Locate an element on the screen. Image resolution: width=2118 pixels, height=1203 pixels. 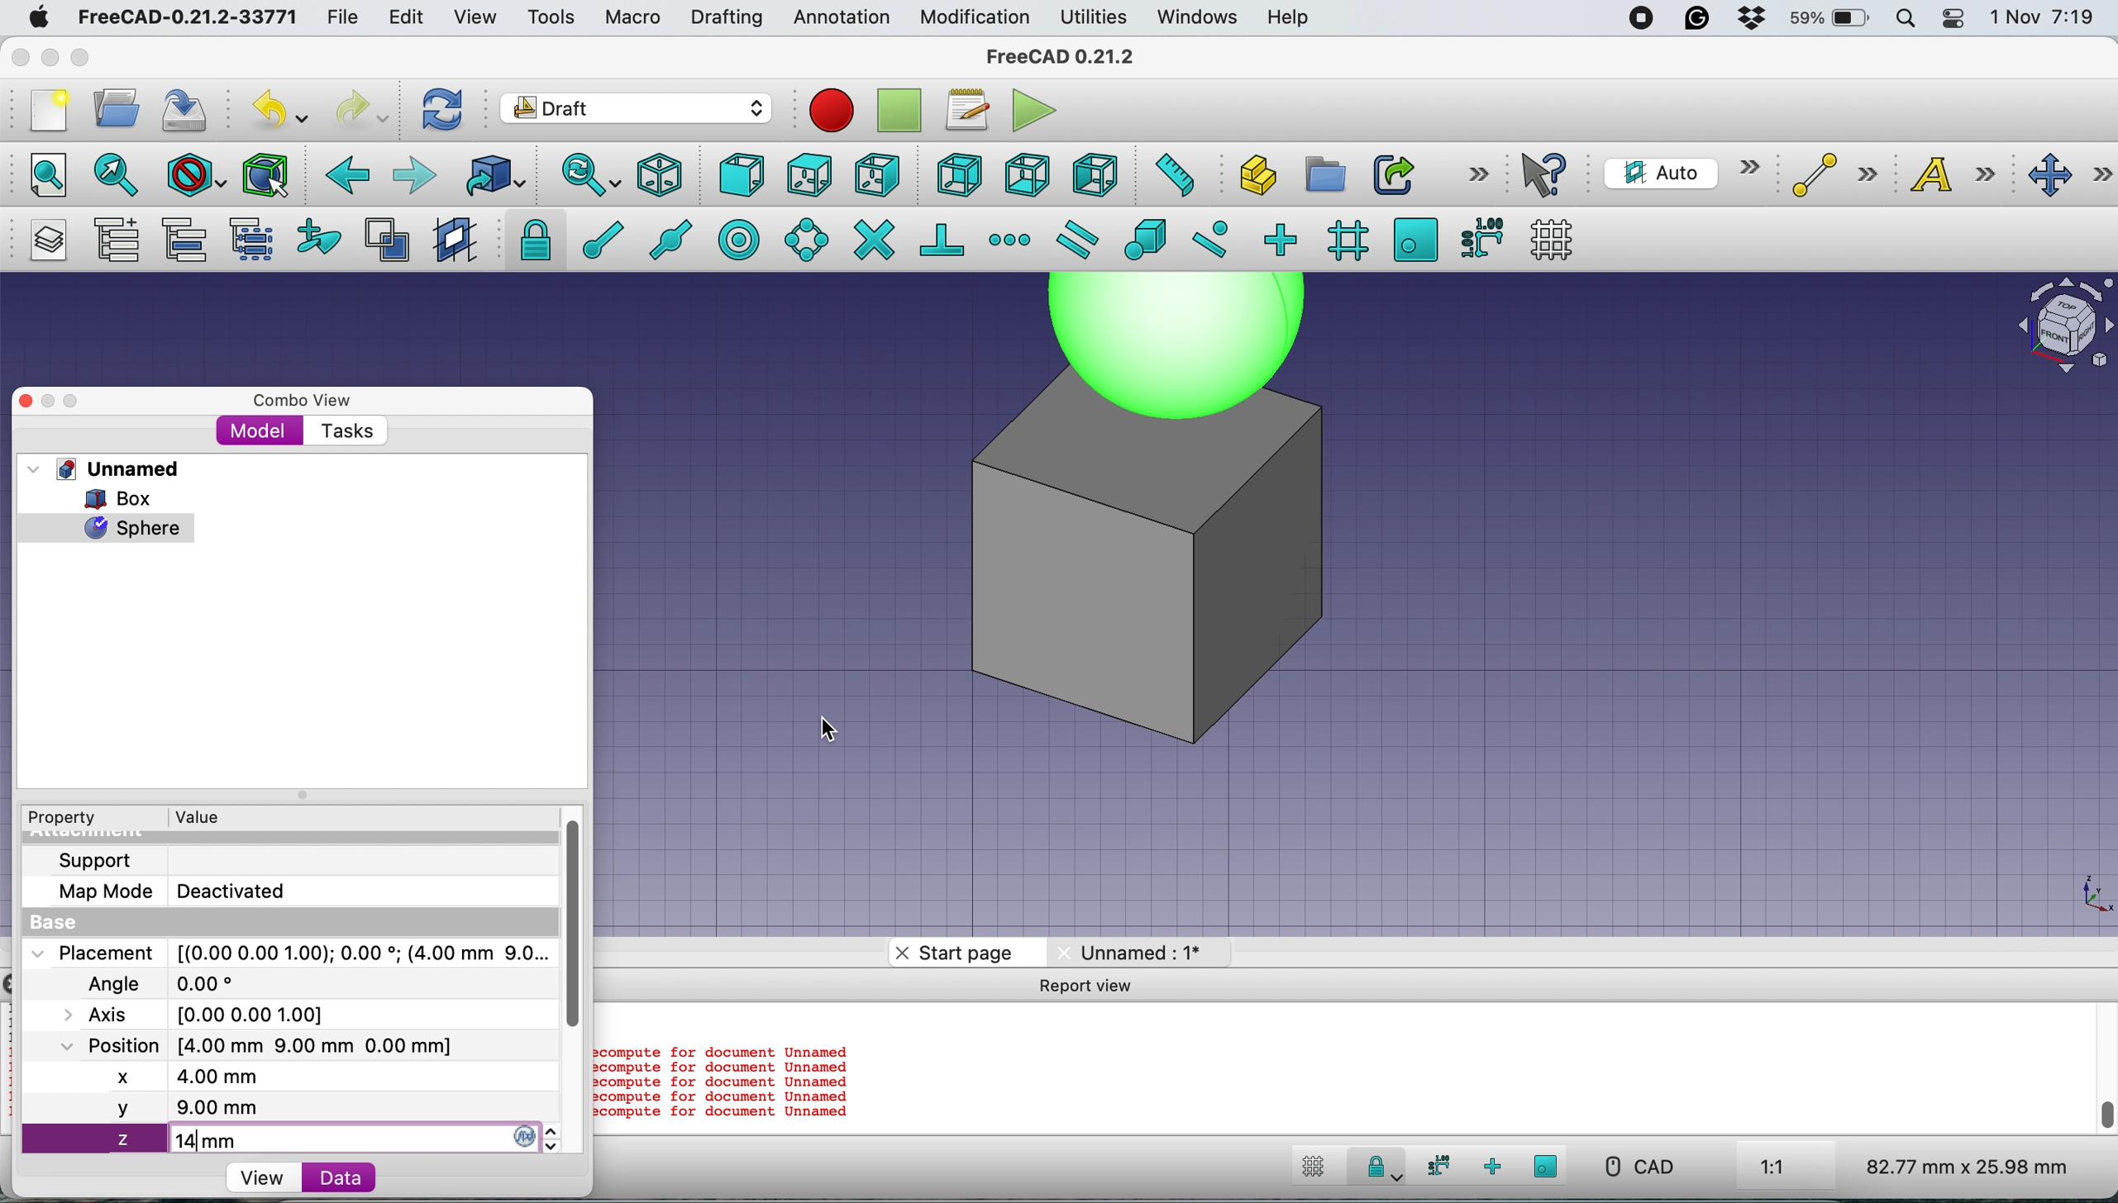
control center is located at coordinates (1954, 18).